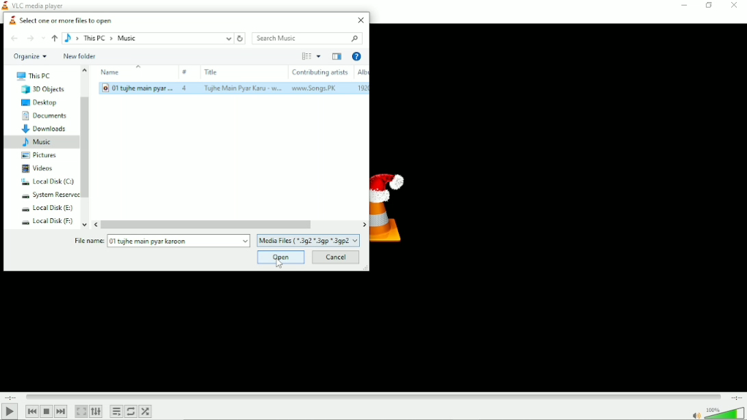 The image size is (747, 420). I want to click on Organize, so click(29, 57).